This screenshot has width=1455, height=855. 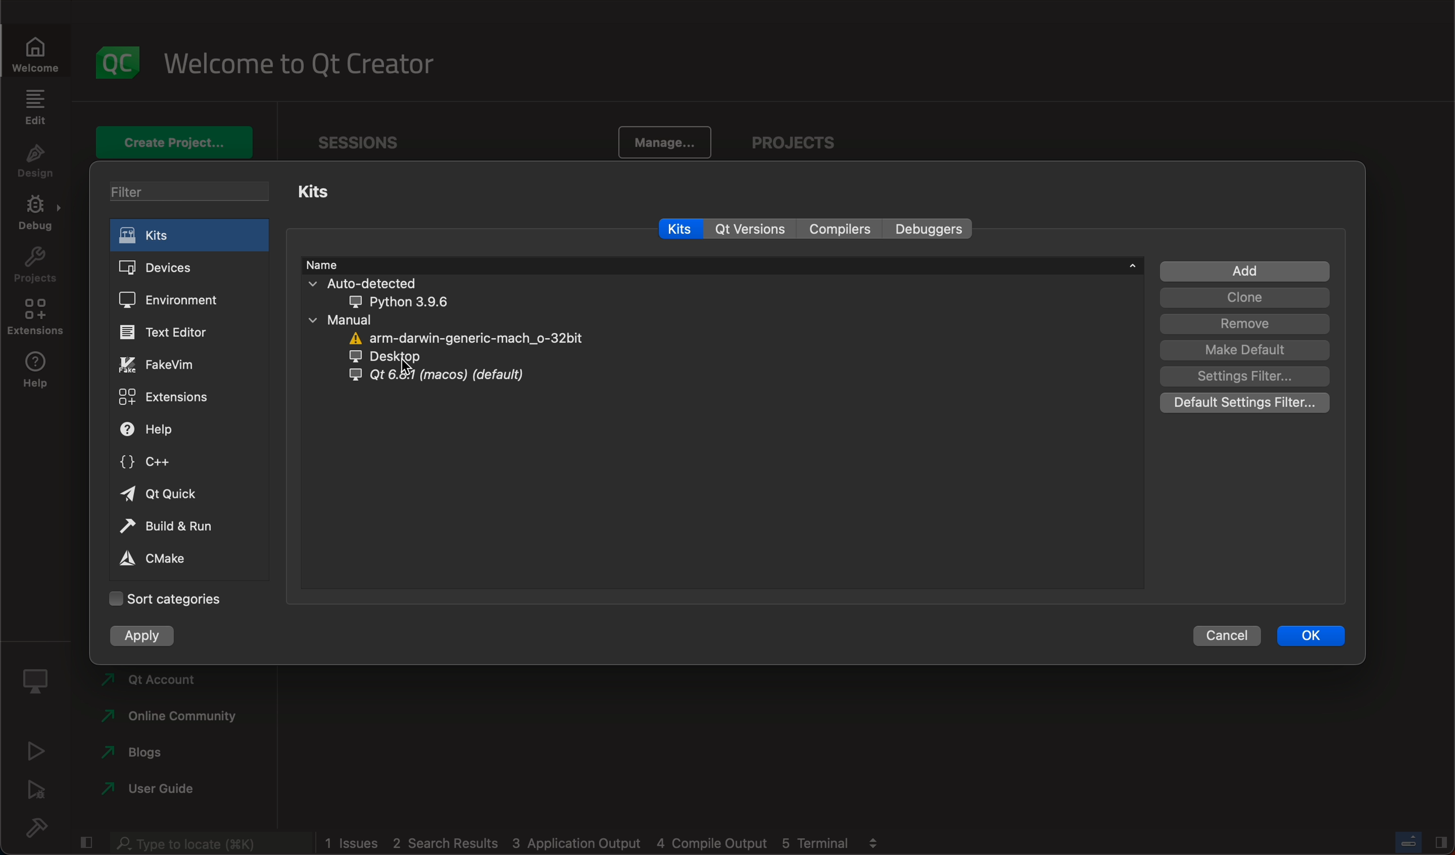 What do you see at coordinates (162, 363) in the screenshot?
I see `fakevim` at bounding box center [162, 363].